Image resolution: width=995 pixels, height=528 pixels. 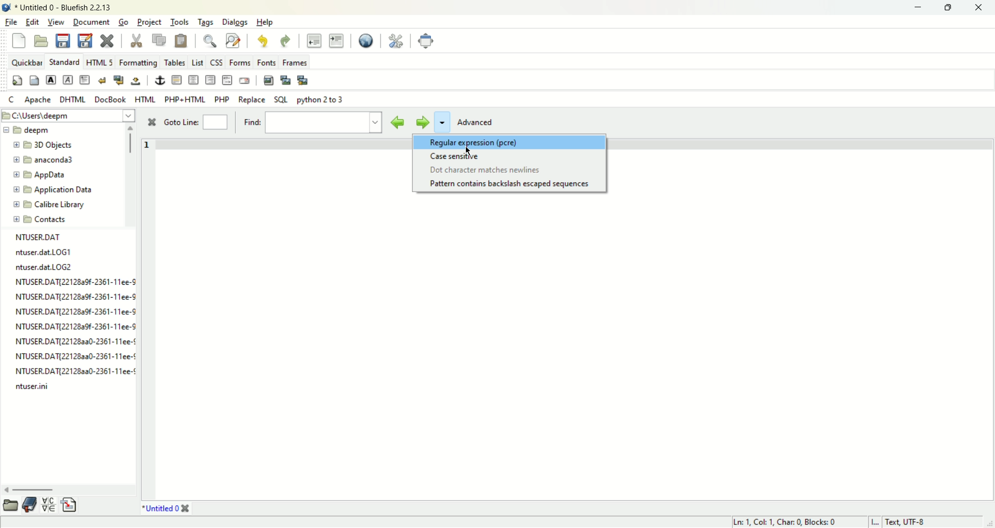 What do you see at coordinates (146, 155) in the screenshot?
I see `line number` at bounding box center [146, 155].